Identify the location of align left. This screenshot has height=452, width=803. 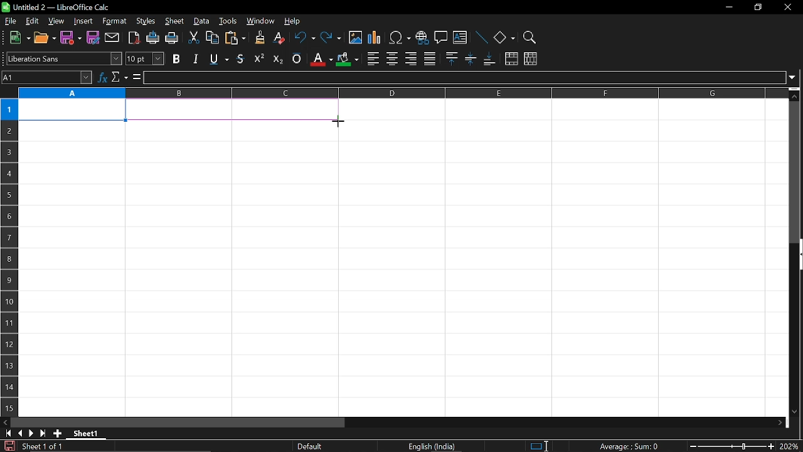
(373, 58).